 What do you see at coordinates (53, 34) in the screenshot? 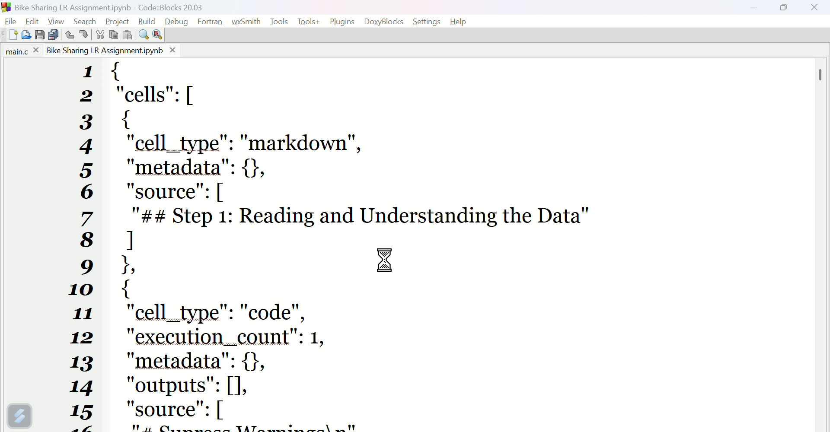
I see `Save all` at bounding box center [53, 34].